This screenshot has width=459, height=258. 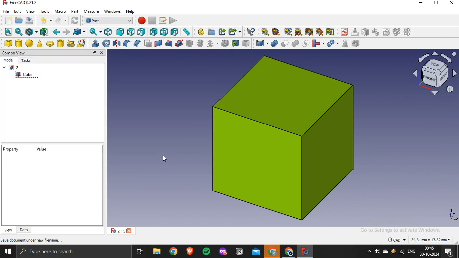 I want to click on sync view, so click(x=95, y=32).